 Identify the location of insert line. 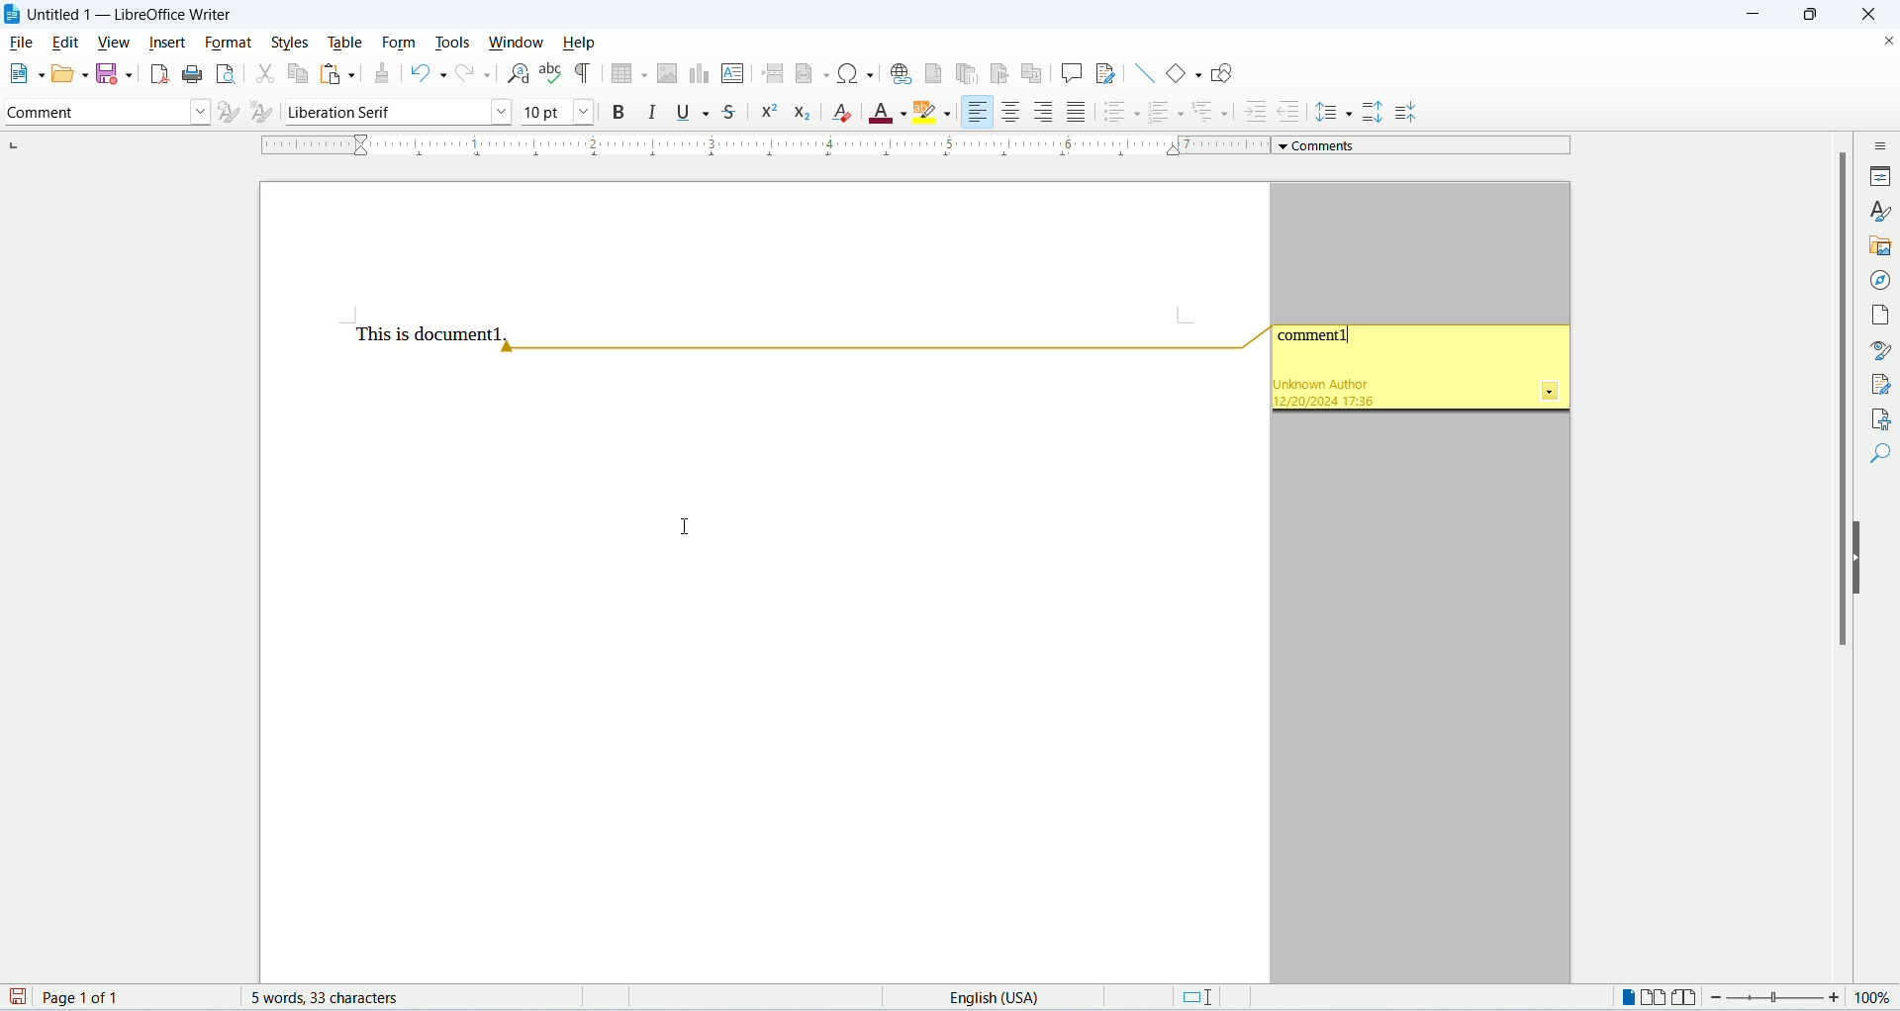
(1145, 73).